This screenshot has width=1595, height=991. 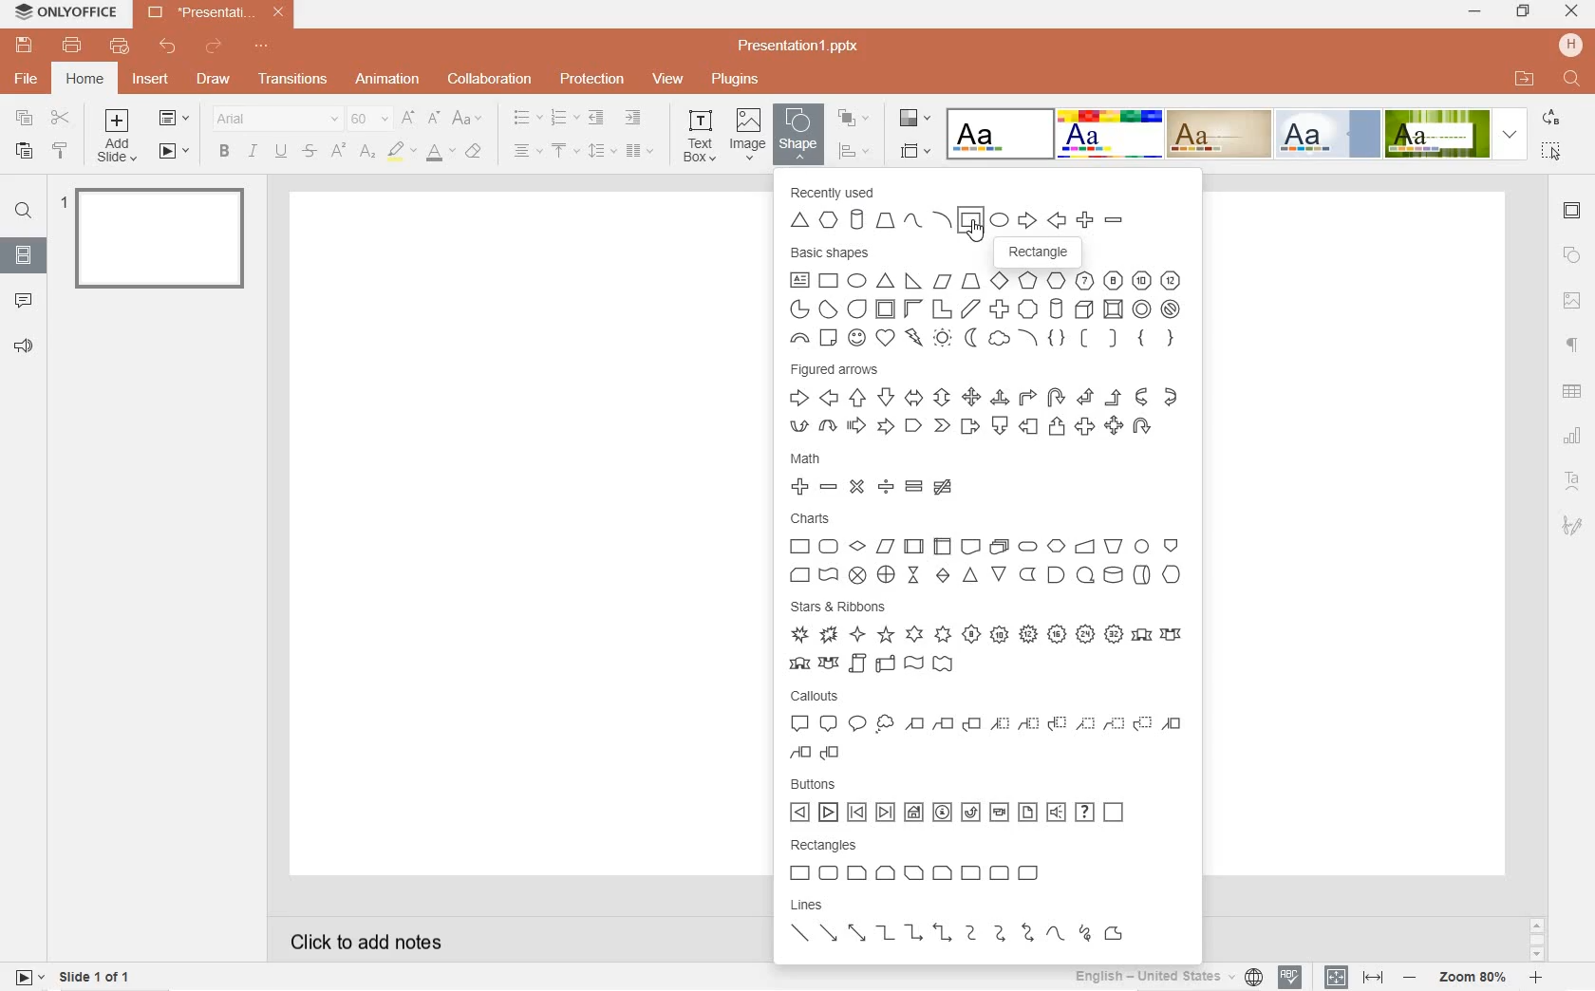 What do you see at coordinates (886, 577) in the screenshot?
I see `Or` at bounding box center [886, 577].